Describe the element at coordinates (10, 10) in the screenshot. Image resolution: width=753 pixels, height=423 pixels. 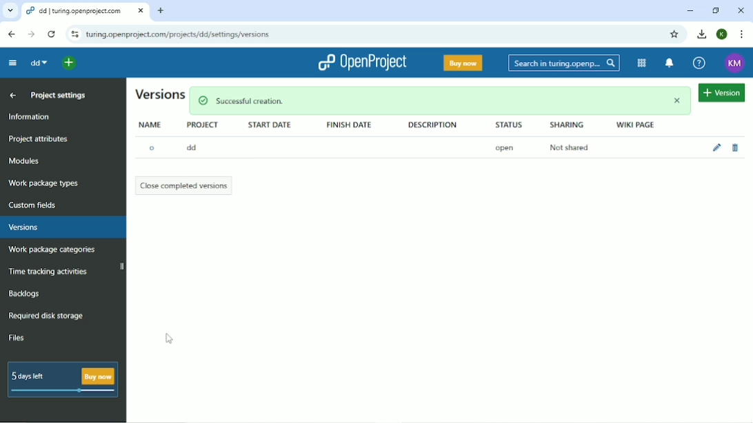
I see `Search tabs` at that location.